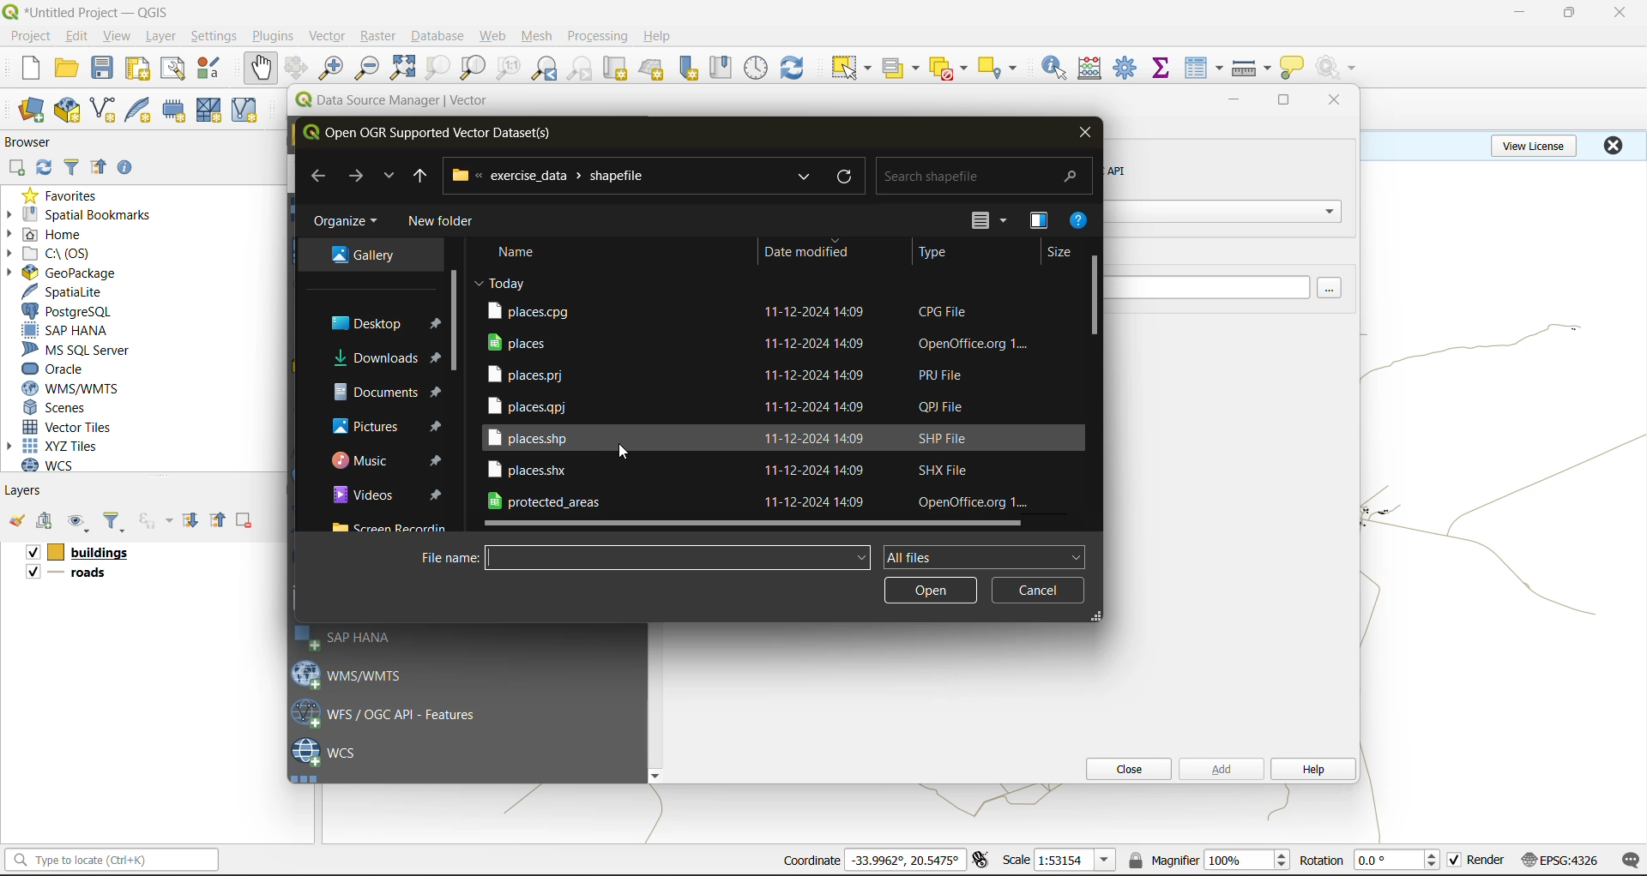 The height and width of the screenshot is (876, 1647). I want to click on add, so click(47, 522).